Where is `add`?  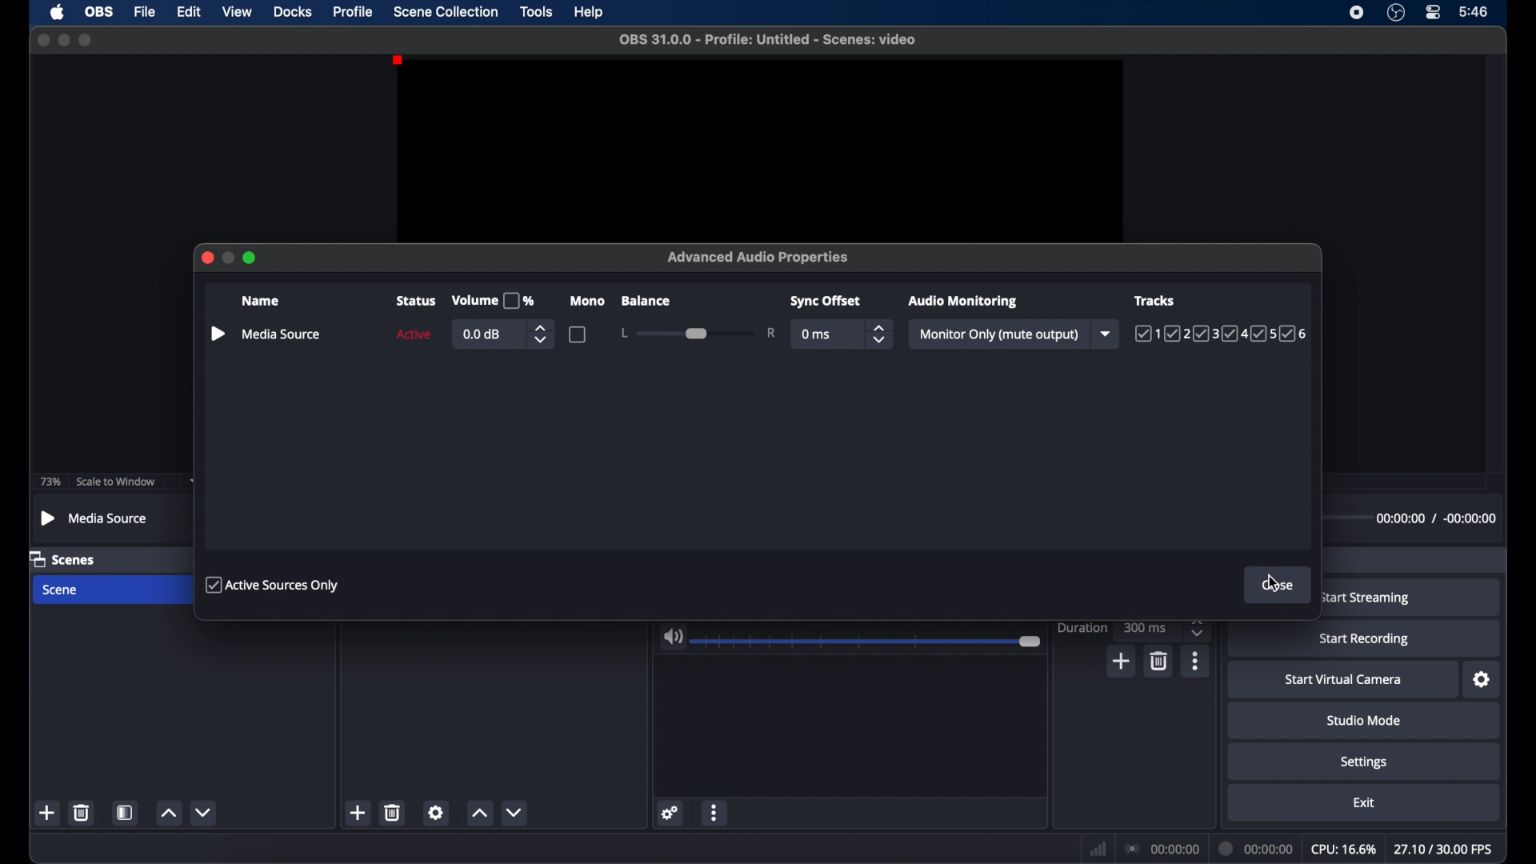
add is located at coordinates (48, 814).